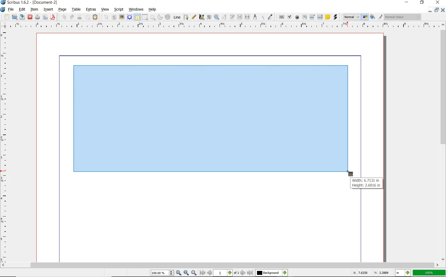 Image resolution: width=446 pixels, height=277 pixels. What do you see at coordinates (226, 273) in the screenshot?
I see `select current page` at bounding box center [226, 273].